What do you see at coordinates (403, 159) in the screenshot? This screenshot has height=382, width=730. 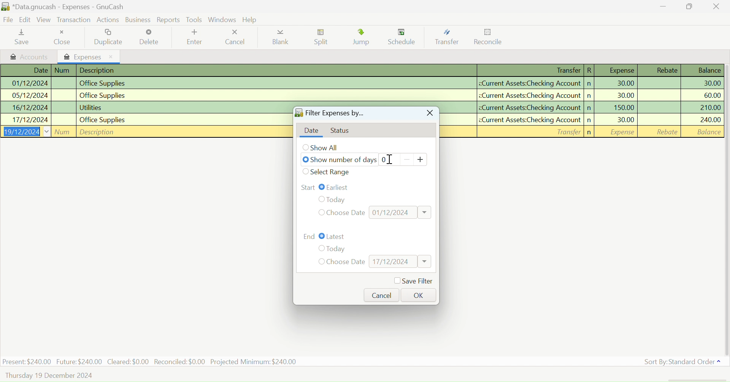 I see `Number of days counter` at bounding box center [403, 159].